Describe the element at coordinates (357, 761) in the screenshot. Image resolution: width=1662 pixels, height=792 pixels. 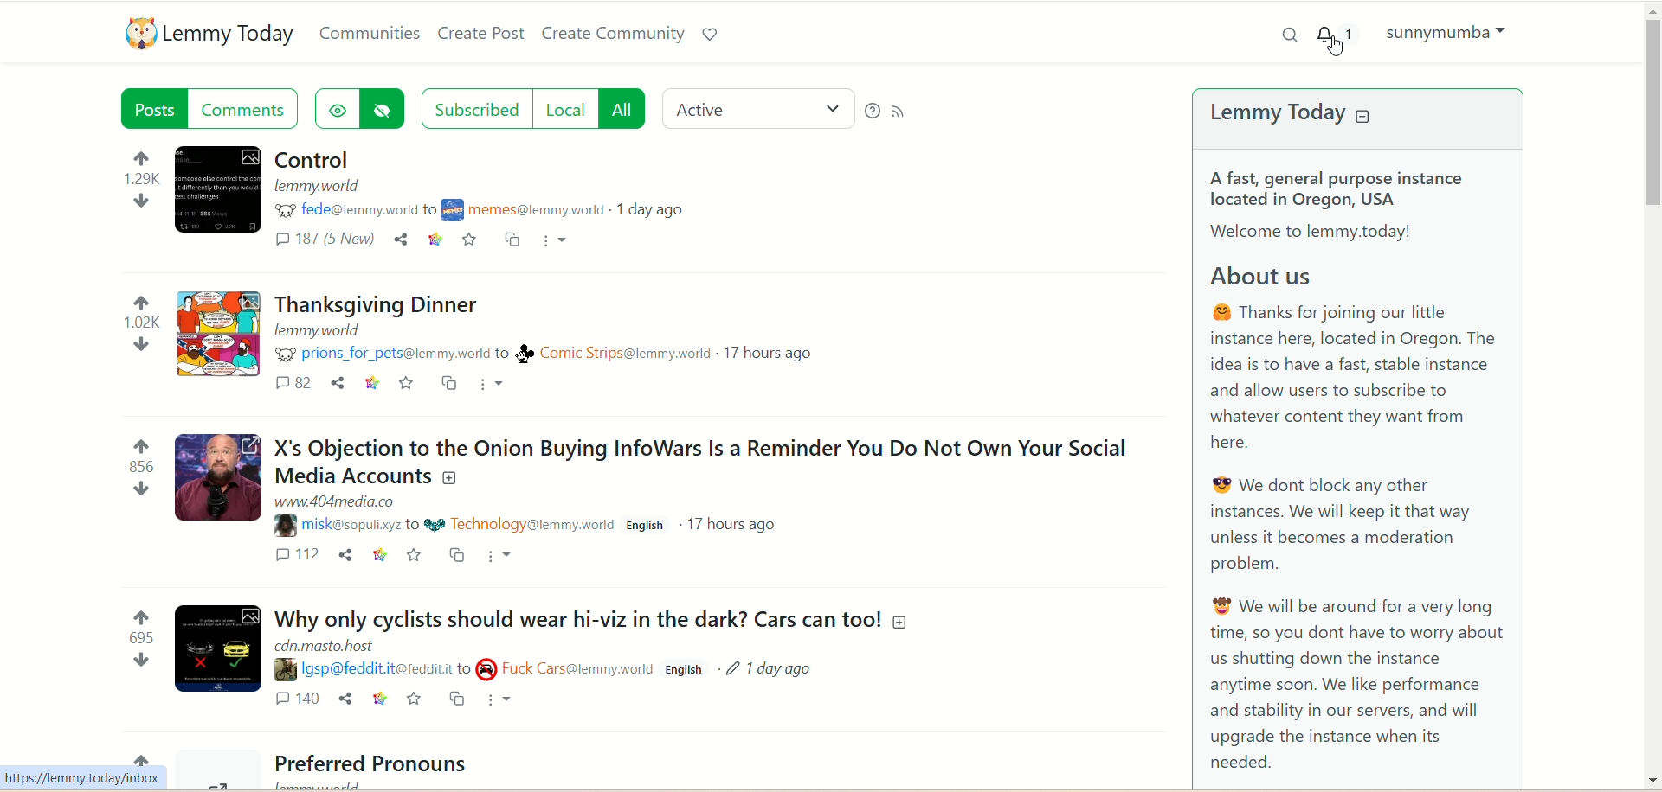
I see `Preferred Pronouns` at that location.